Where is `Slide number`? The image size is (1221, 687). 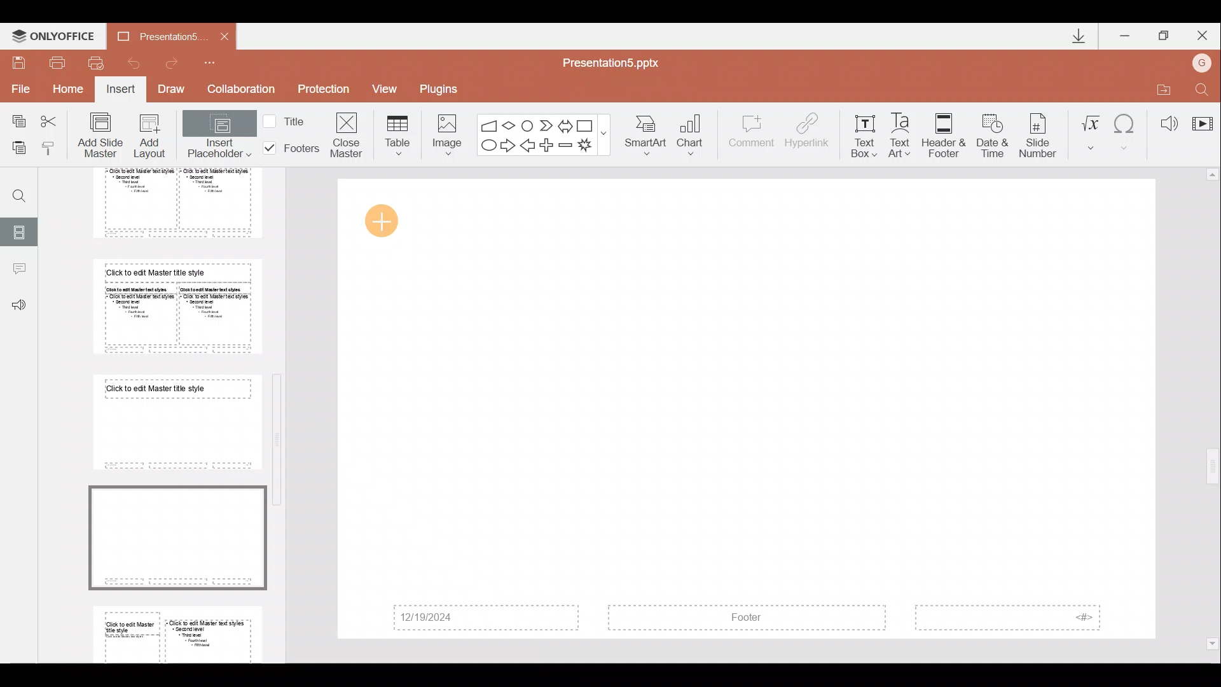
Slide number is located at coordinates (1040, 133).